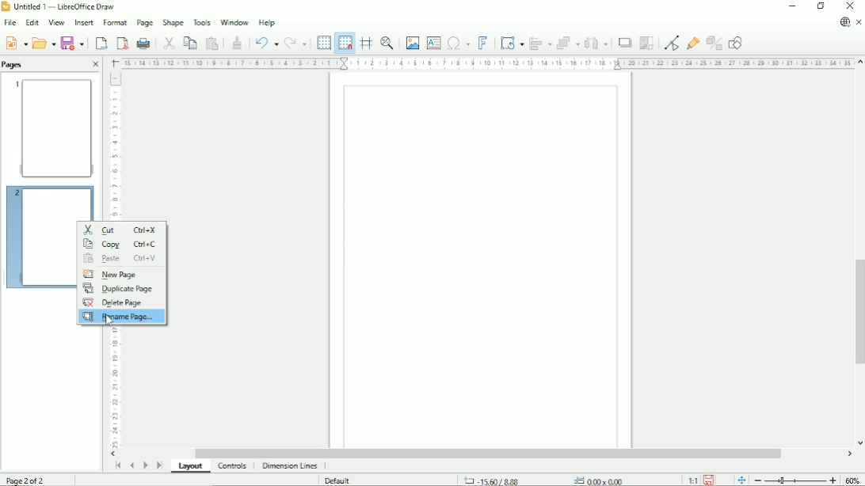 The image size is (865, 486). What do you see at coordinates (458, 42) in the screenshot?
I see `Insert special character` at bounding box center [458, 42].